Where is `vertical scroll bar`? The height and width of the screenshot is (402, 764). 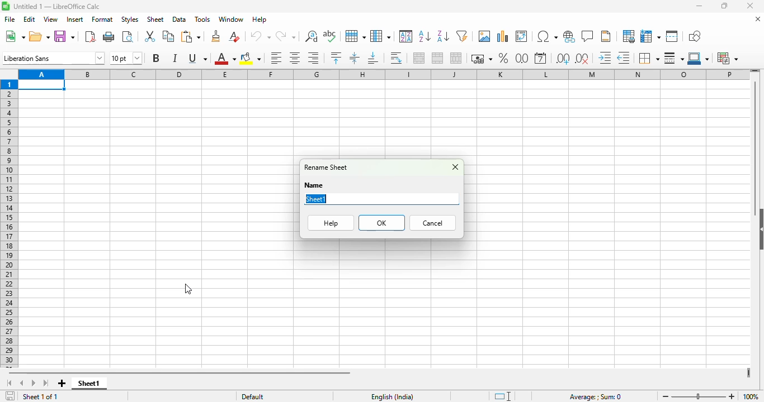 vertical scroll bar is located at coordinates (756, 143).